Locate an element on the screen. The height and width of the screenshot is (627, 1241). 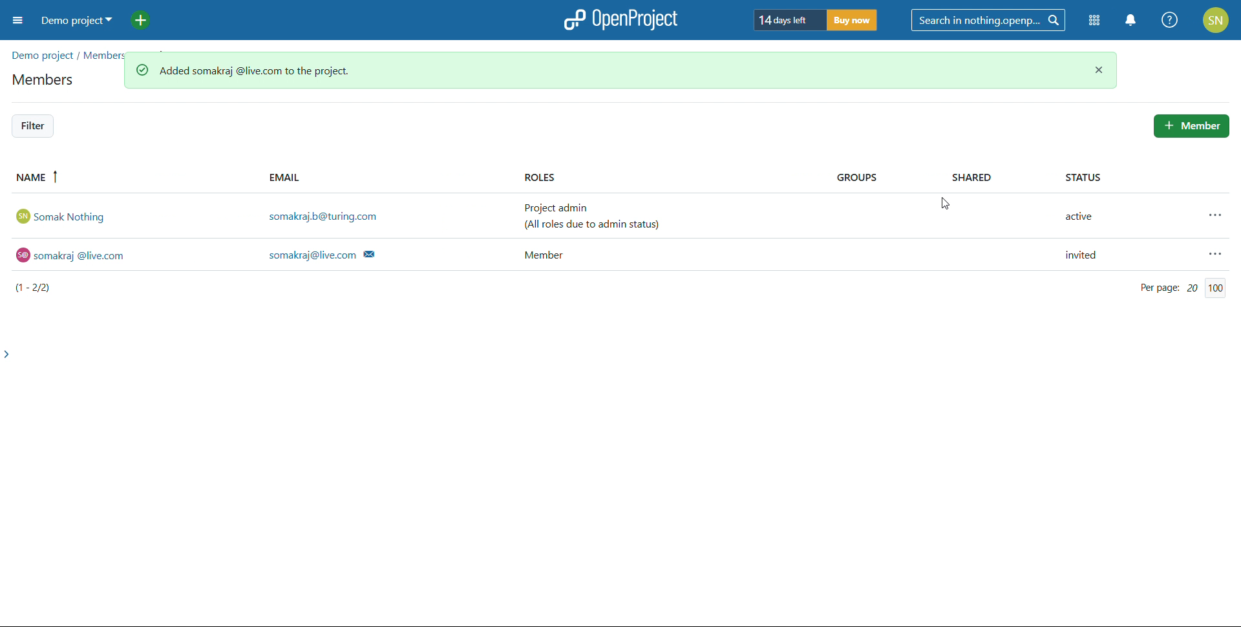
more actions is located at coordinates (1205, 215).